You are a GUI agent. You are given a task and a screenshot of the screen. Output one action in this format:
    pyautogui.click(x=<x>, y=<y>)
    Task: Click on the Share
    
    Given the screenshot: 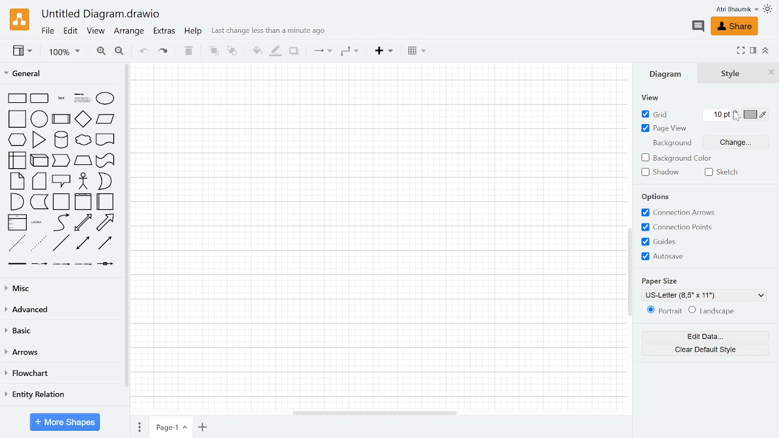 What is the action you would take?
    pyautogui.click(x=736, y=27)
    